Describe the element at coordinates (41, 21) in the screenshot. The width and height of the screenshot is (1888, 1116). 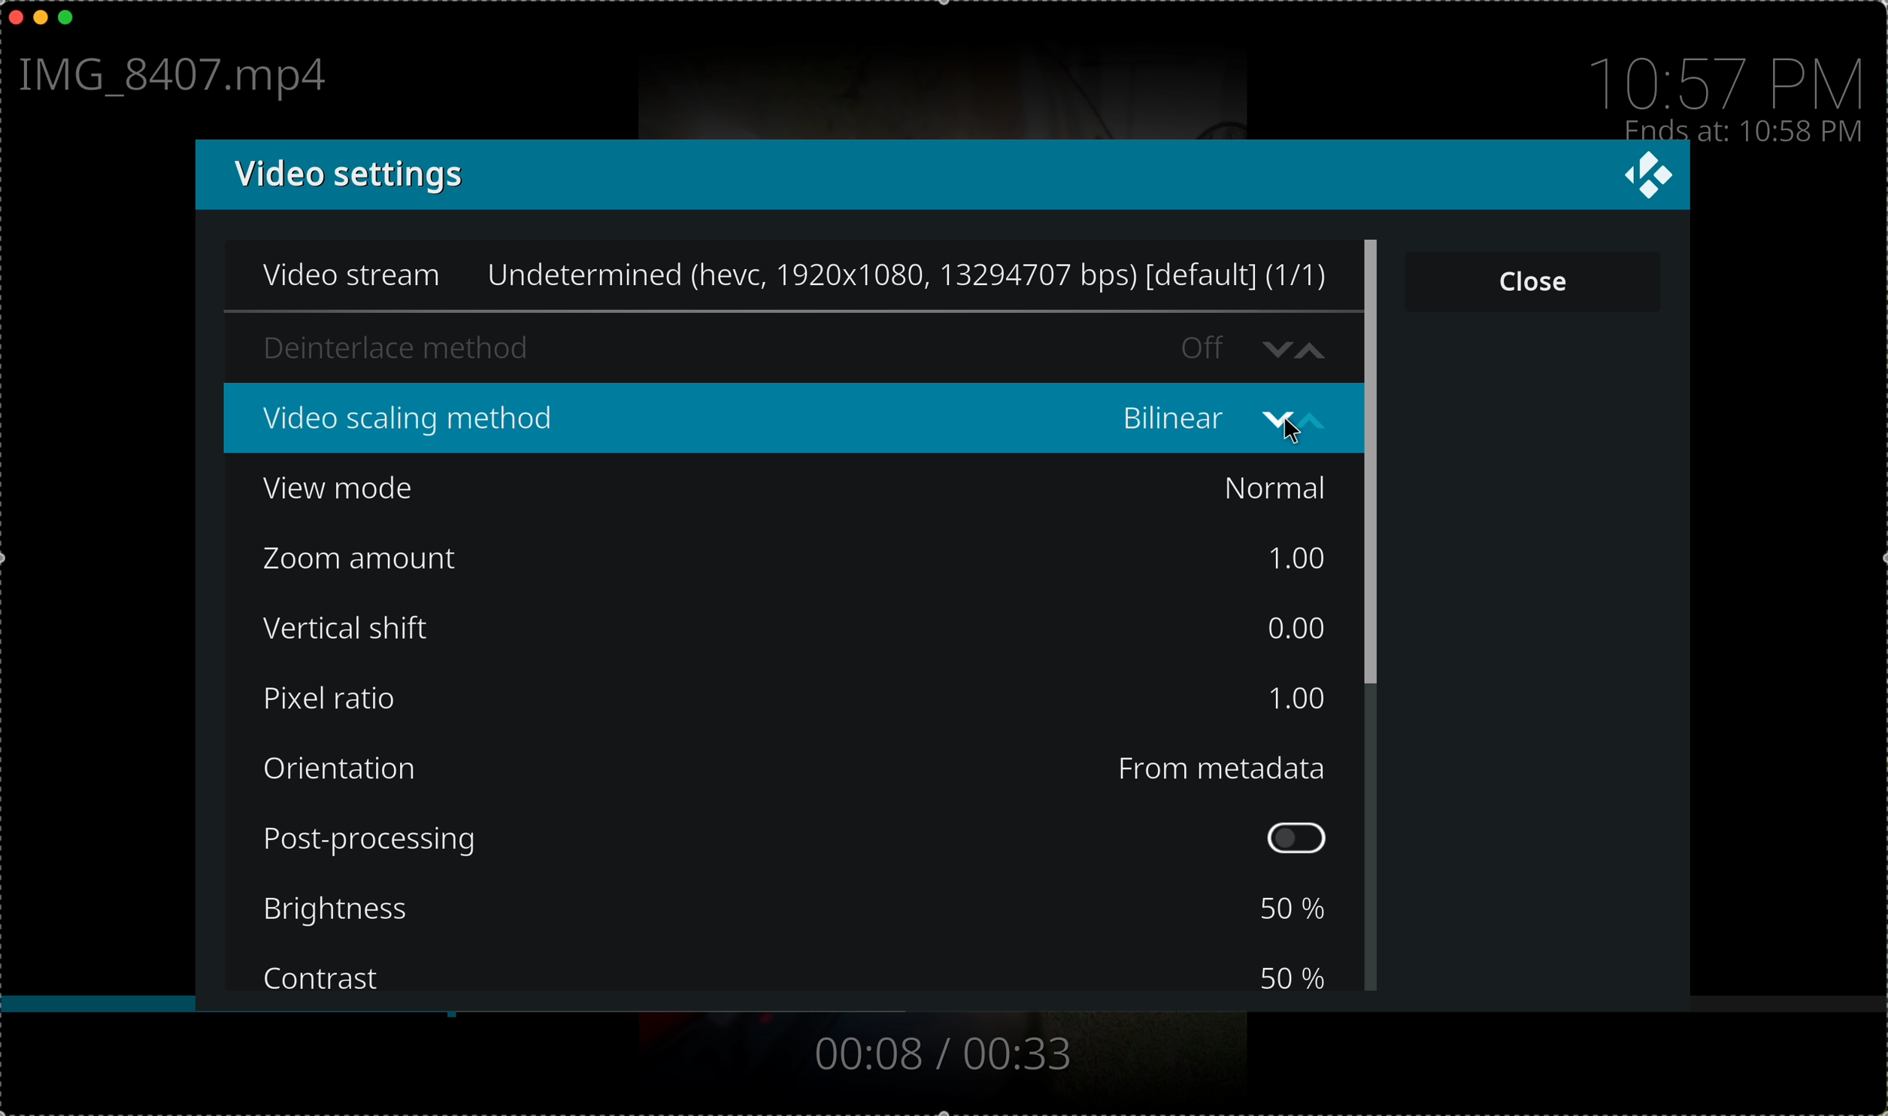
I see `minimize` at that location.